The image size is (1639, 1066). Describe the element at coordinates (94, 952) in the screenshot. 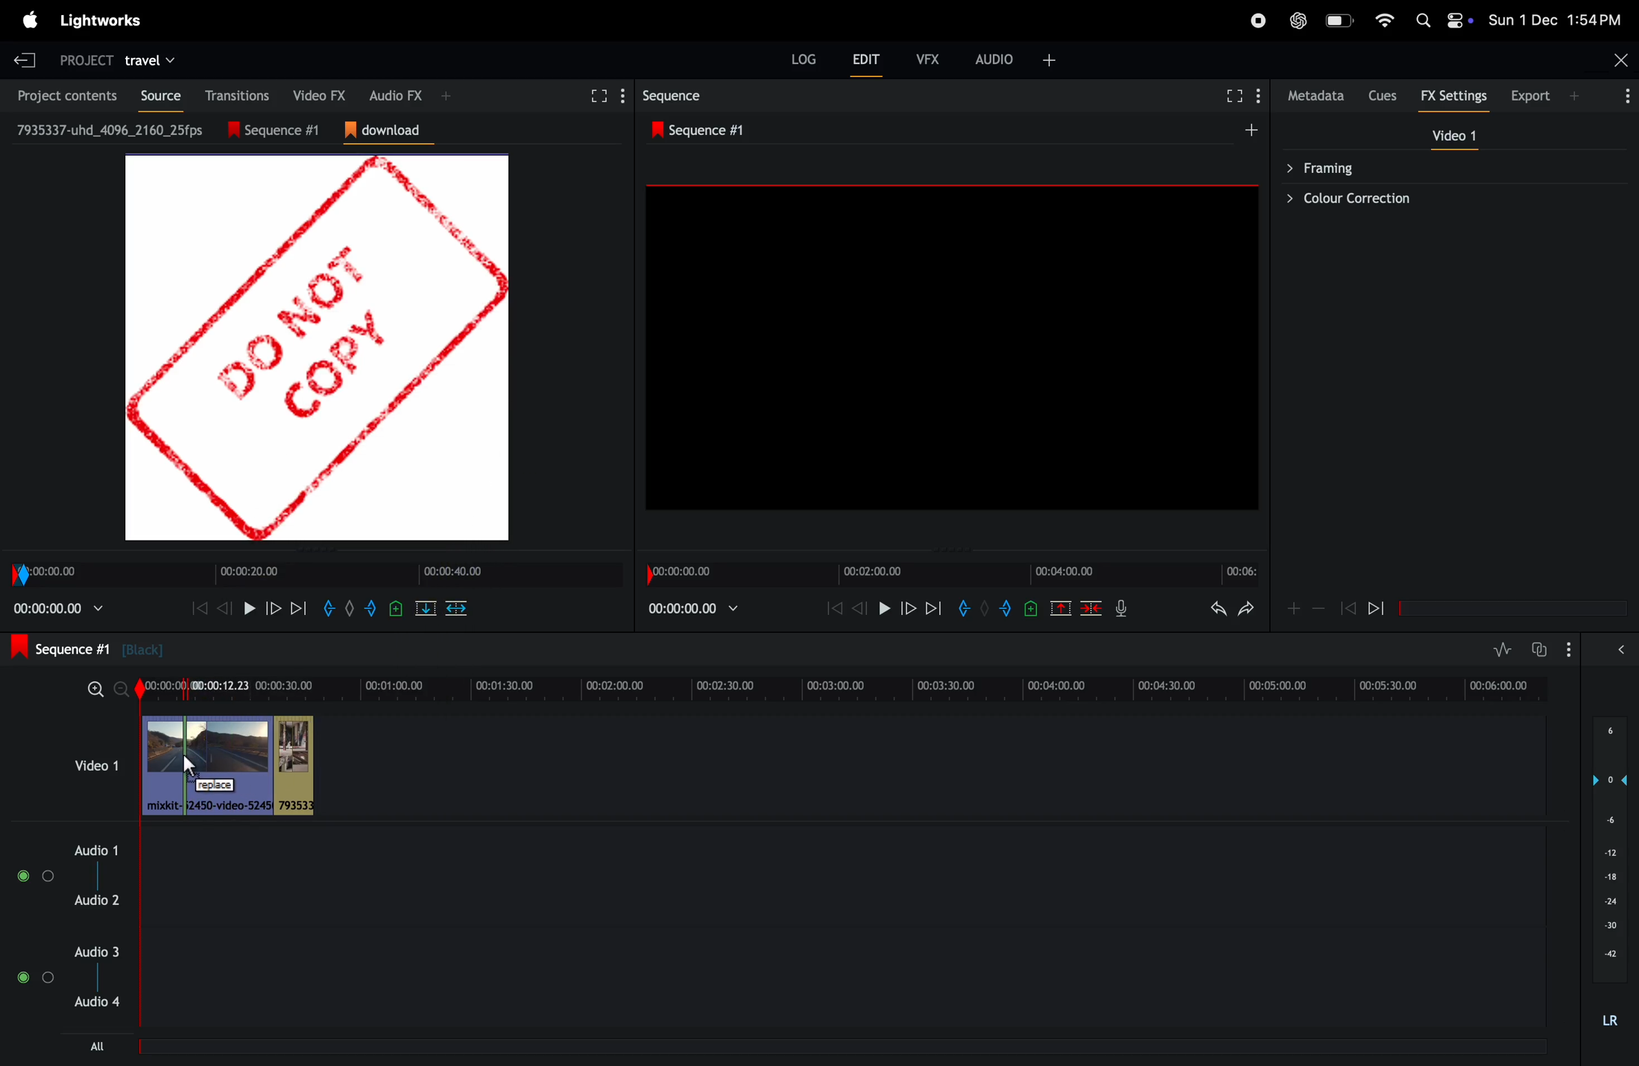

I see `audio 3` at that location.